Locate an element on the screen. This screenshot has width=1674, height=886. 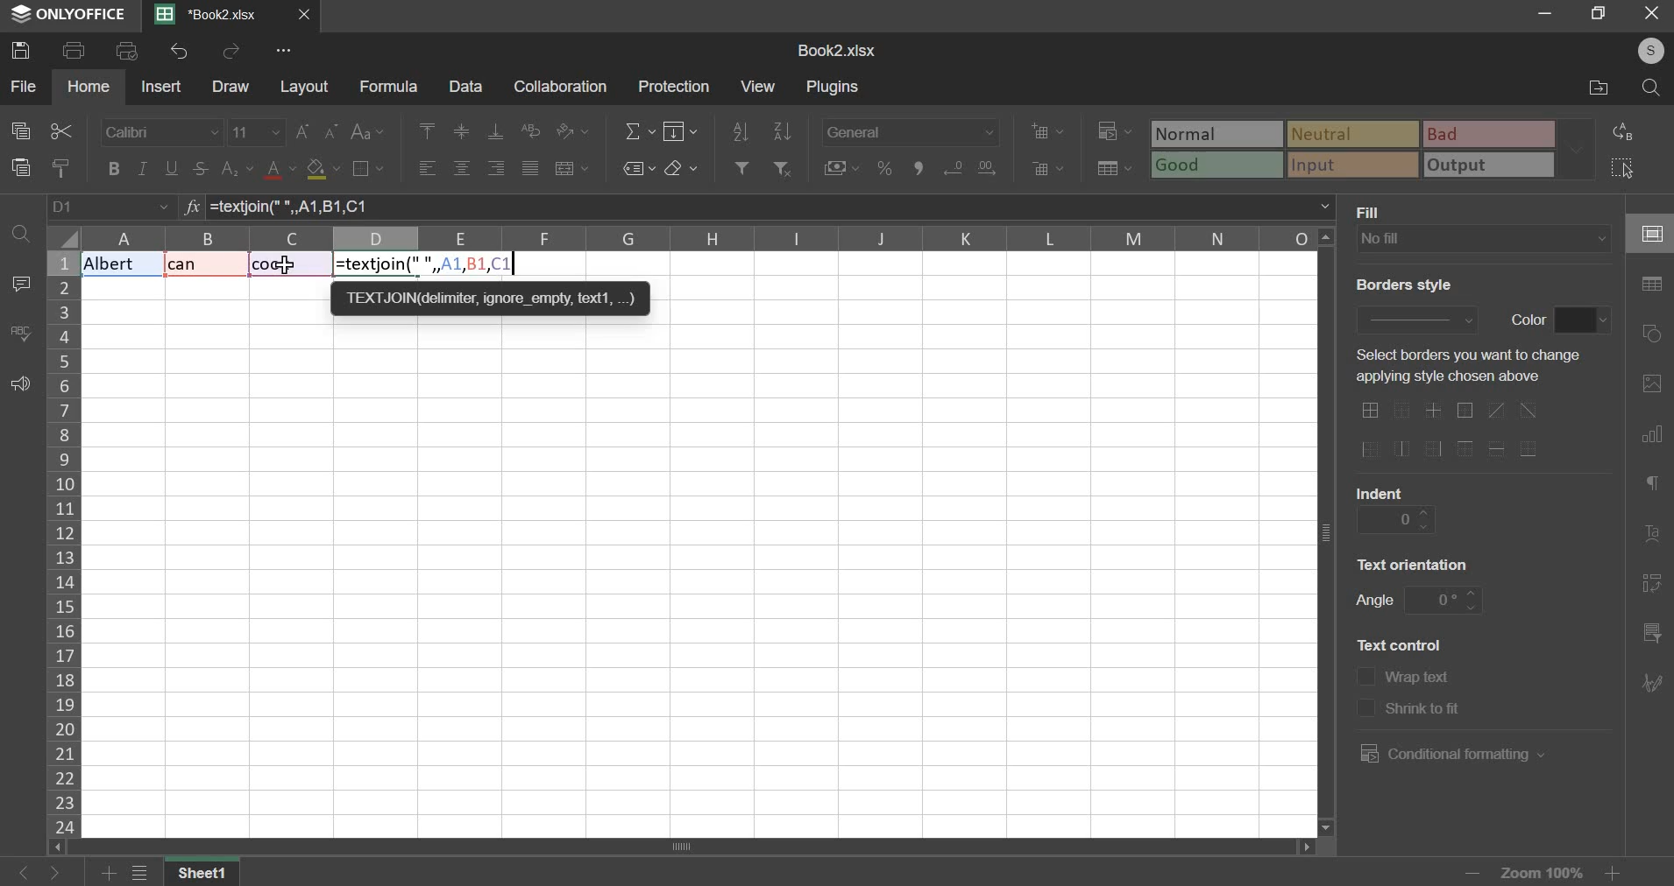
merge & center is located at coordinates (572, 168).